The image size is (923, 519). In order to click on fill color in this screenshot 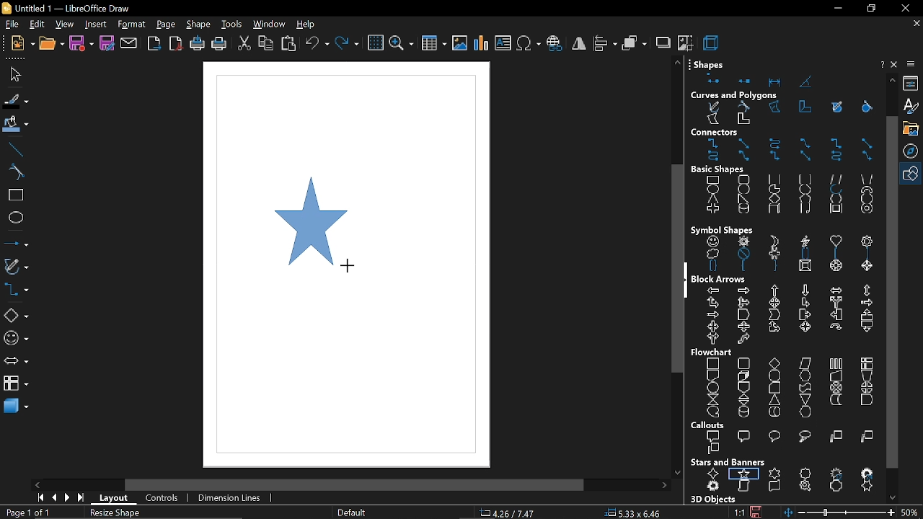, I will do `click(16, 125)`.